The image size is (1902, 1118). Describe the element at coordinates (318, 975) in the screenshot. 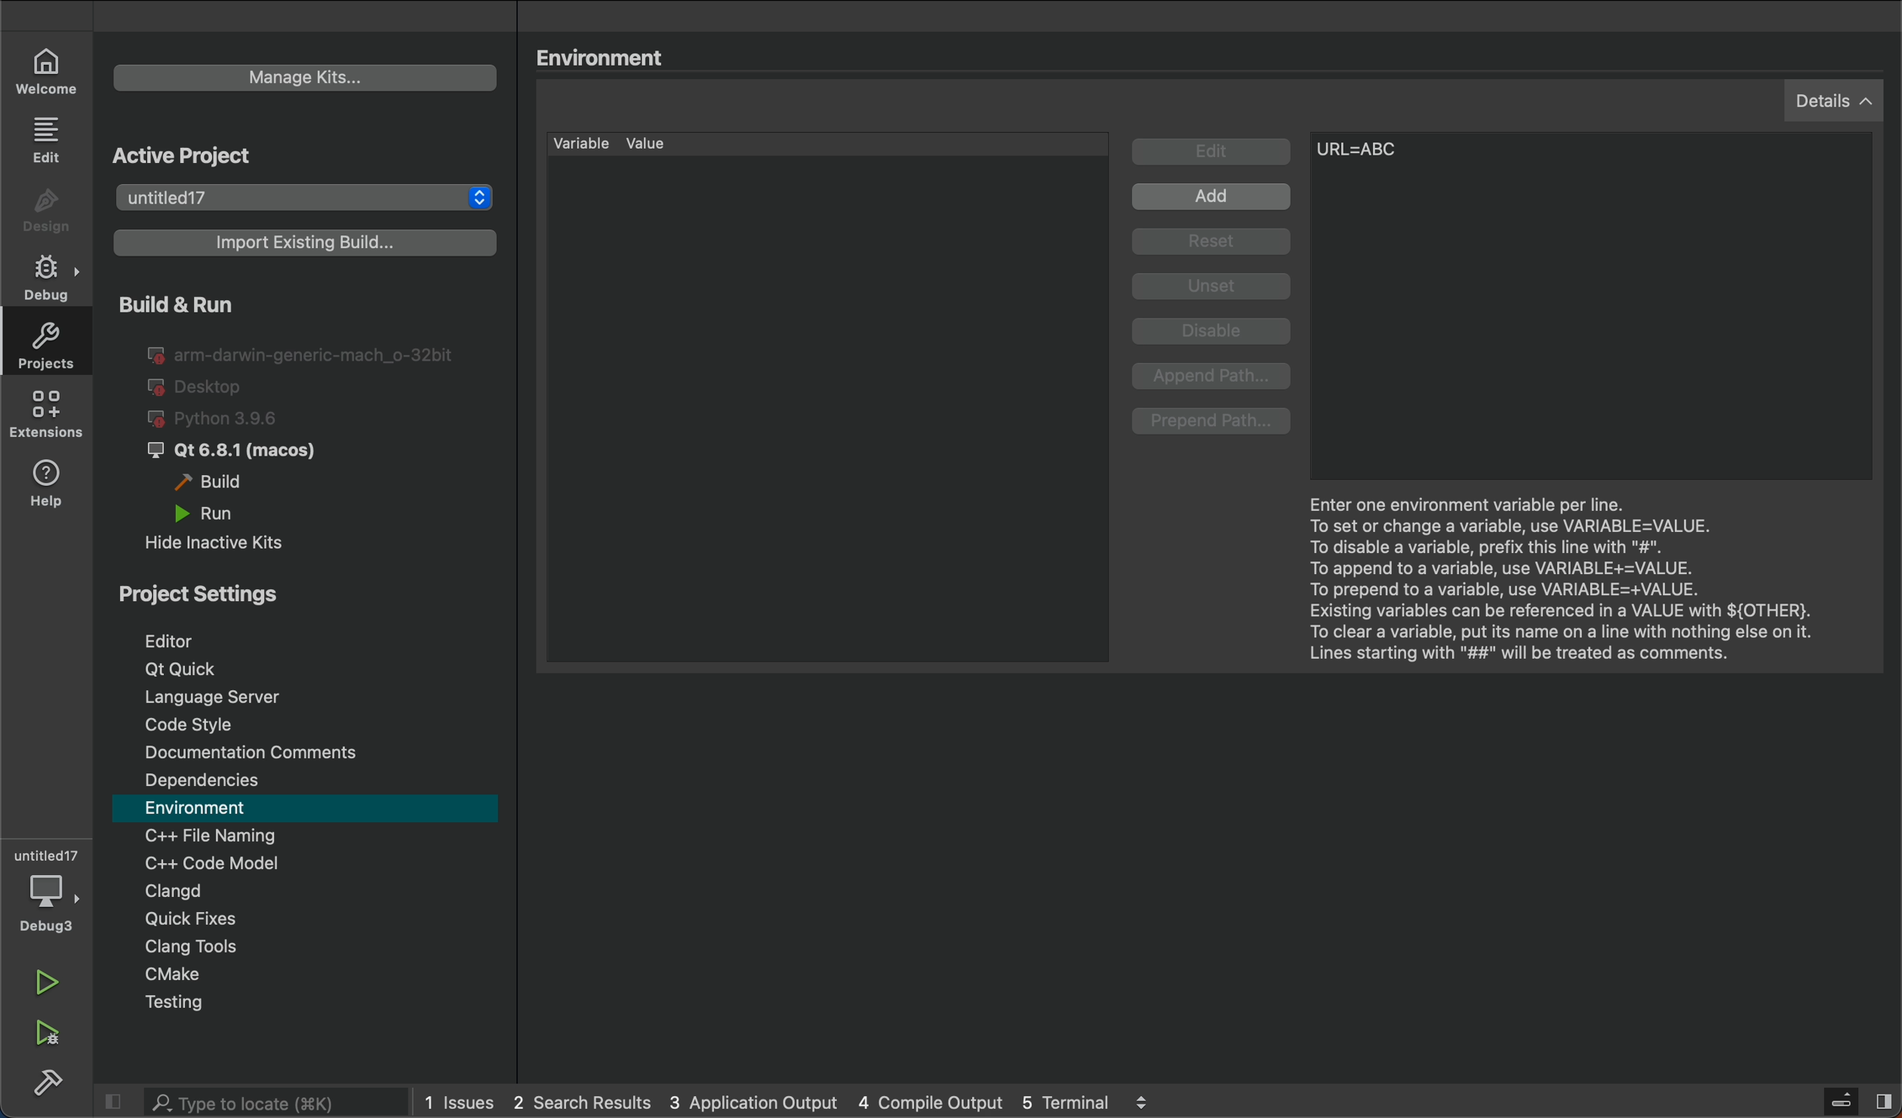

I see `cmake` at that location.